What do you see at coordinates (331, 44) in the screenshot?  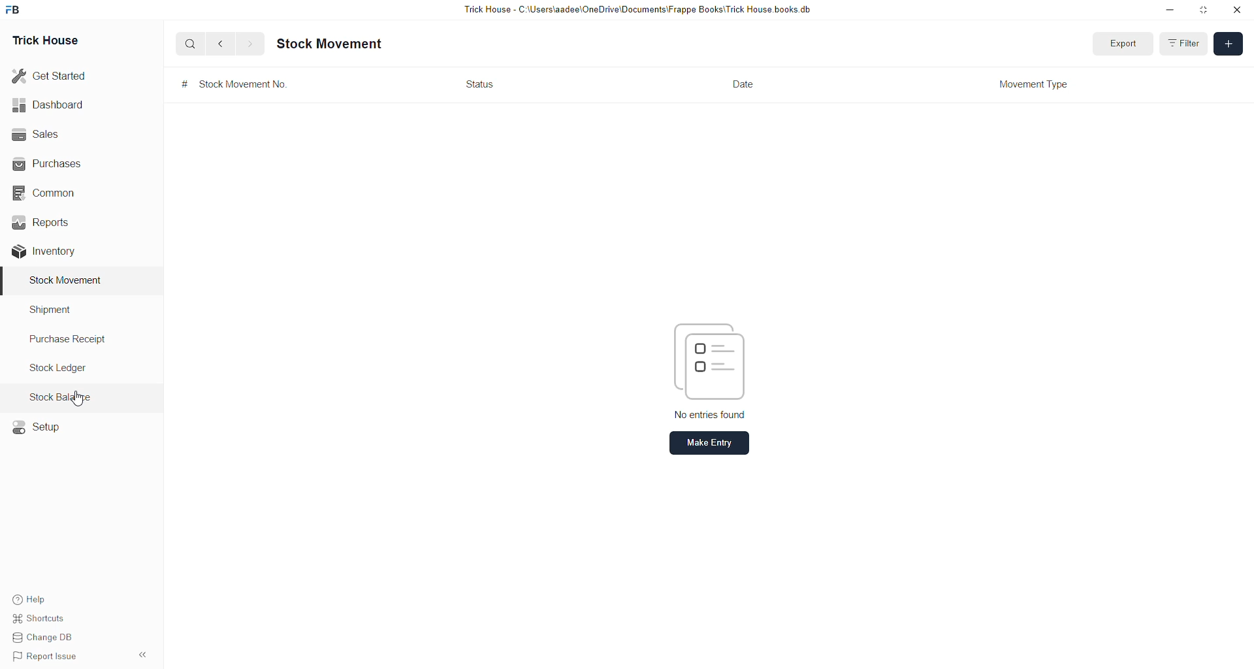 I see `Stock Movement` at bounding box center [331, 44].